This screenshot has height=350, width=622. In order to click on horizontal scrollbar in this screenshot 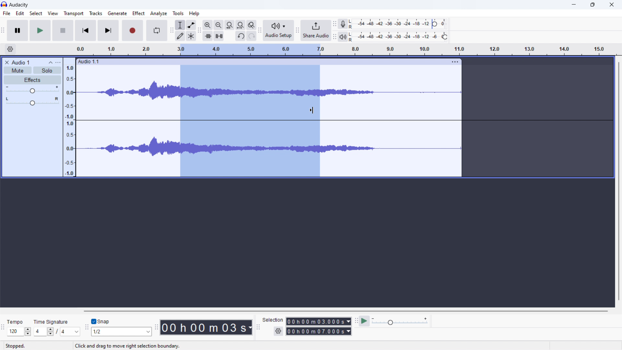, I will do `click(347, 311)`.